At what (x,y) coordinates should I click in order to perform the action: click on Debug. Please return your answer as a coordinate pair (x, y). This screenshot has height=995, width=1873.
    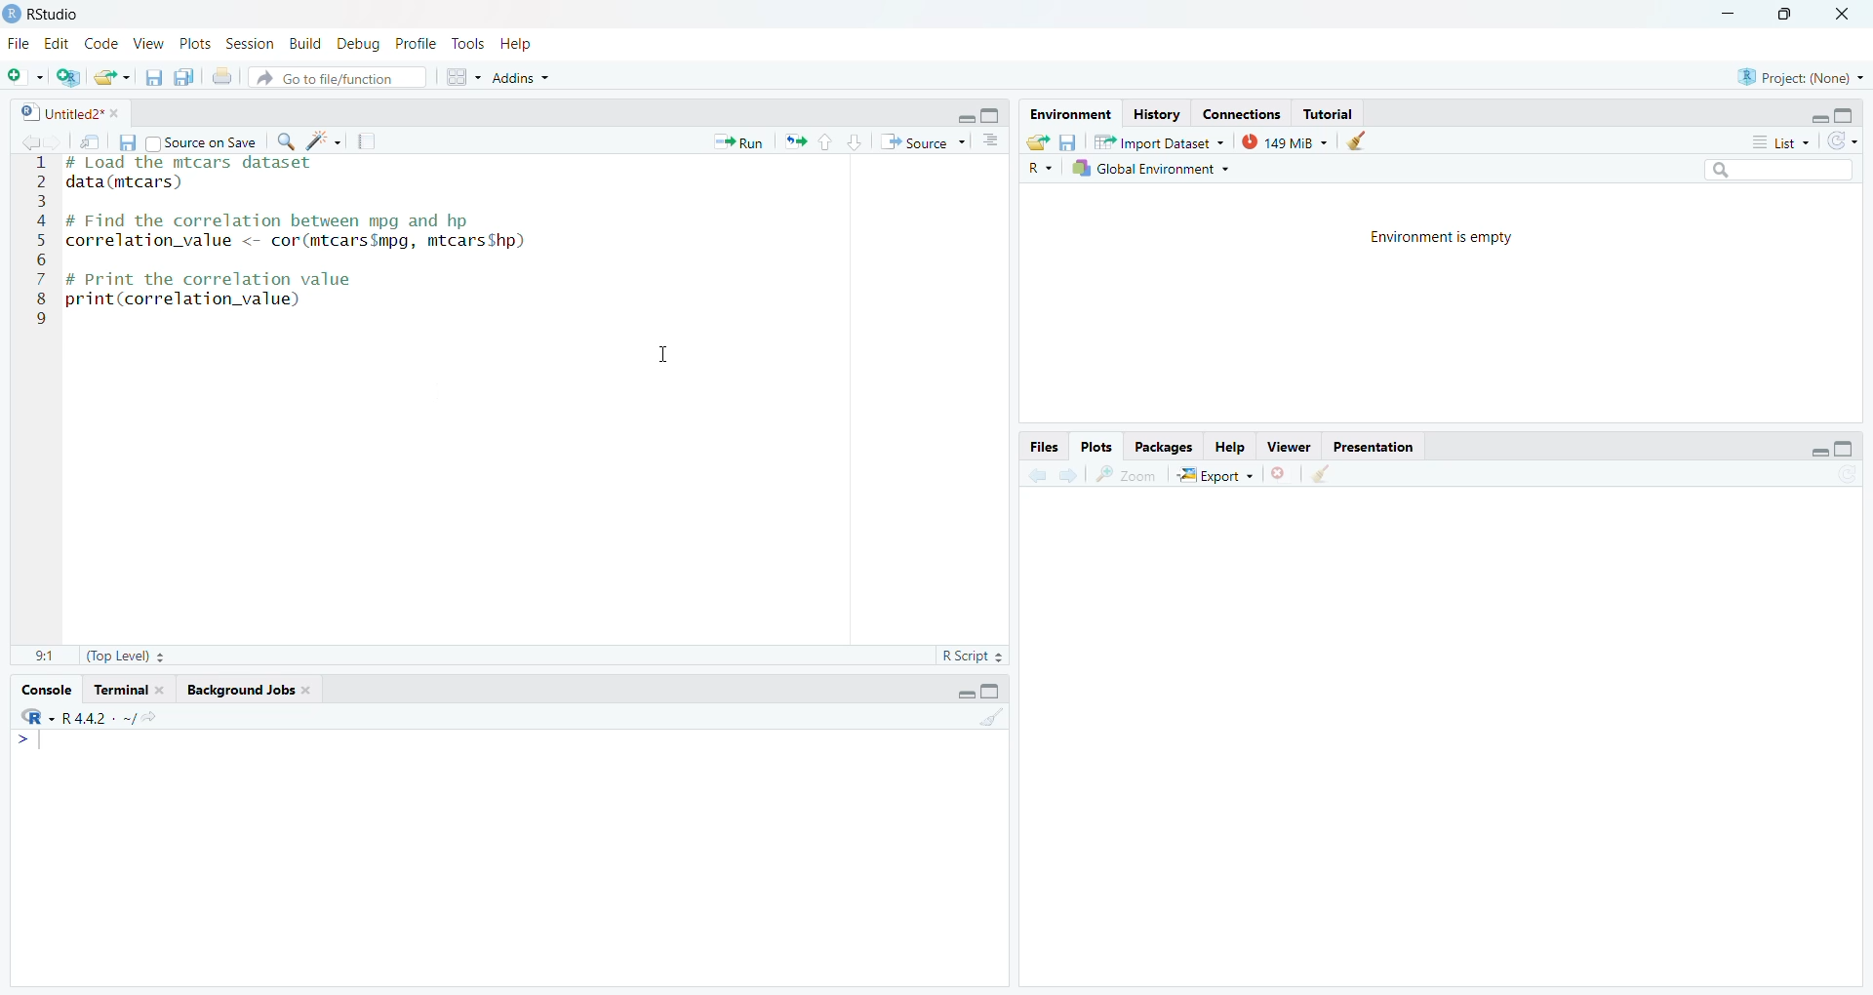
    Looking at the image, I should click on (355, 46).